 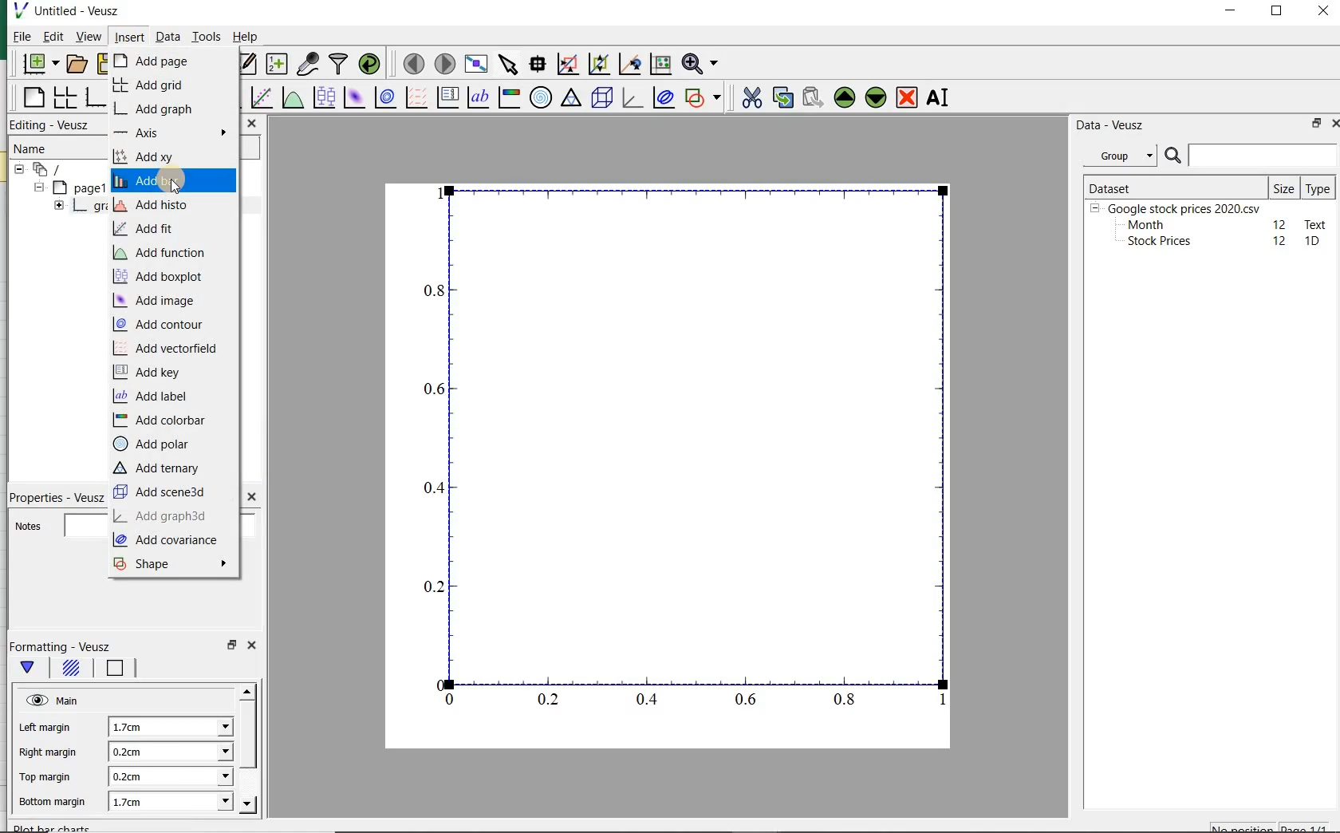 I want to click on 1.7cm, so click(x=169, y=800).